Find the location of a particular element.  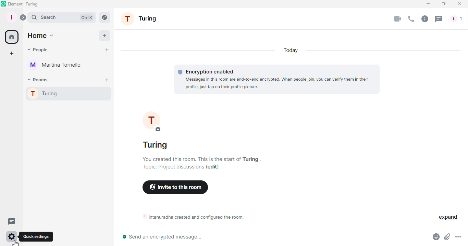

Home is located at coordinates (12, 37).